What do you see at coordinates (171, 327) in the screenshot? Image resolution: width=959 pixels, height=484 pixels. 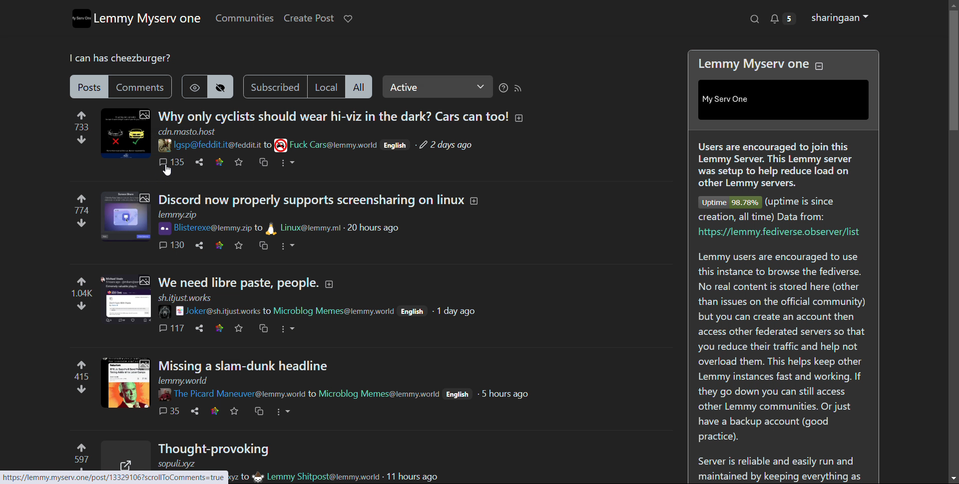 I see `comments` at bounding box center [171, 327].